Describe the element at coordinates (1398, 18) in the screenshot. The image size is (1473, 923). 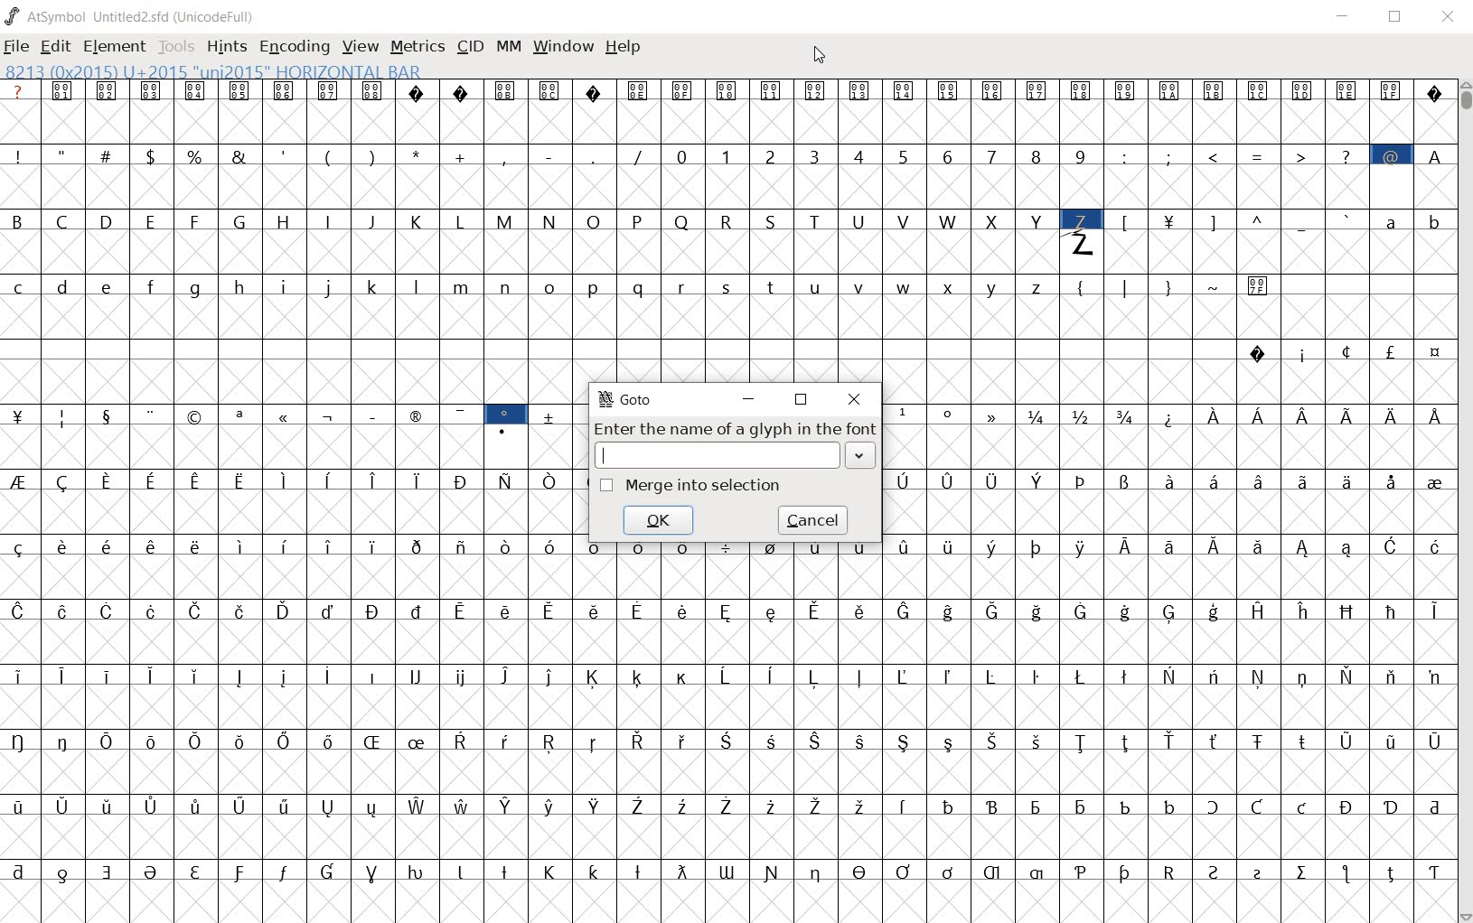
I see `RESTORE DOWN` at that location.